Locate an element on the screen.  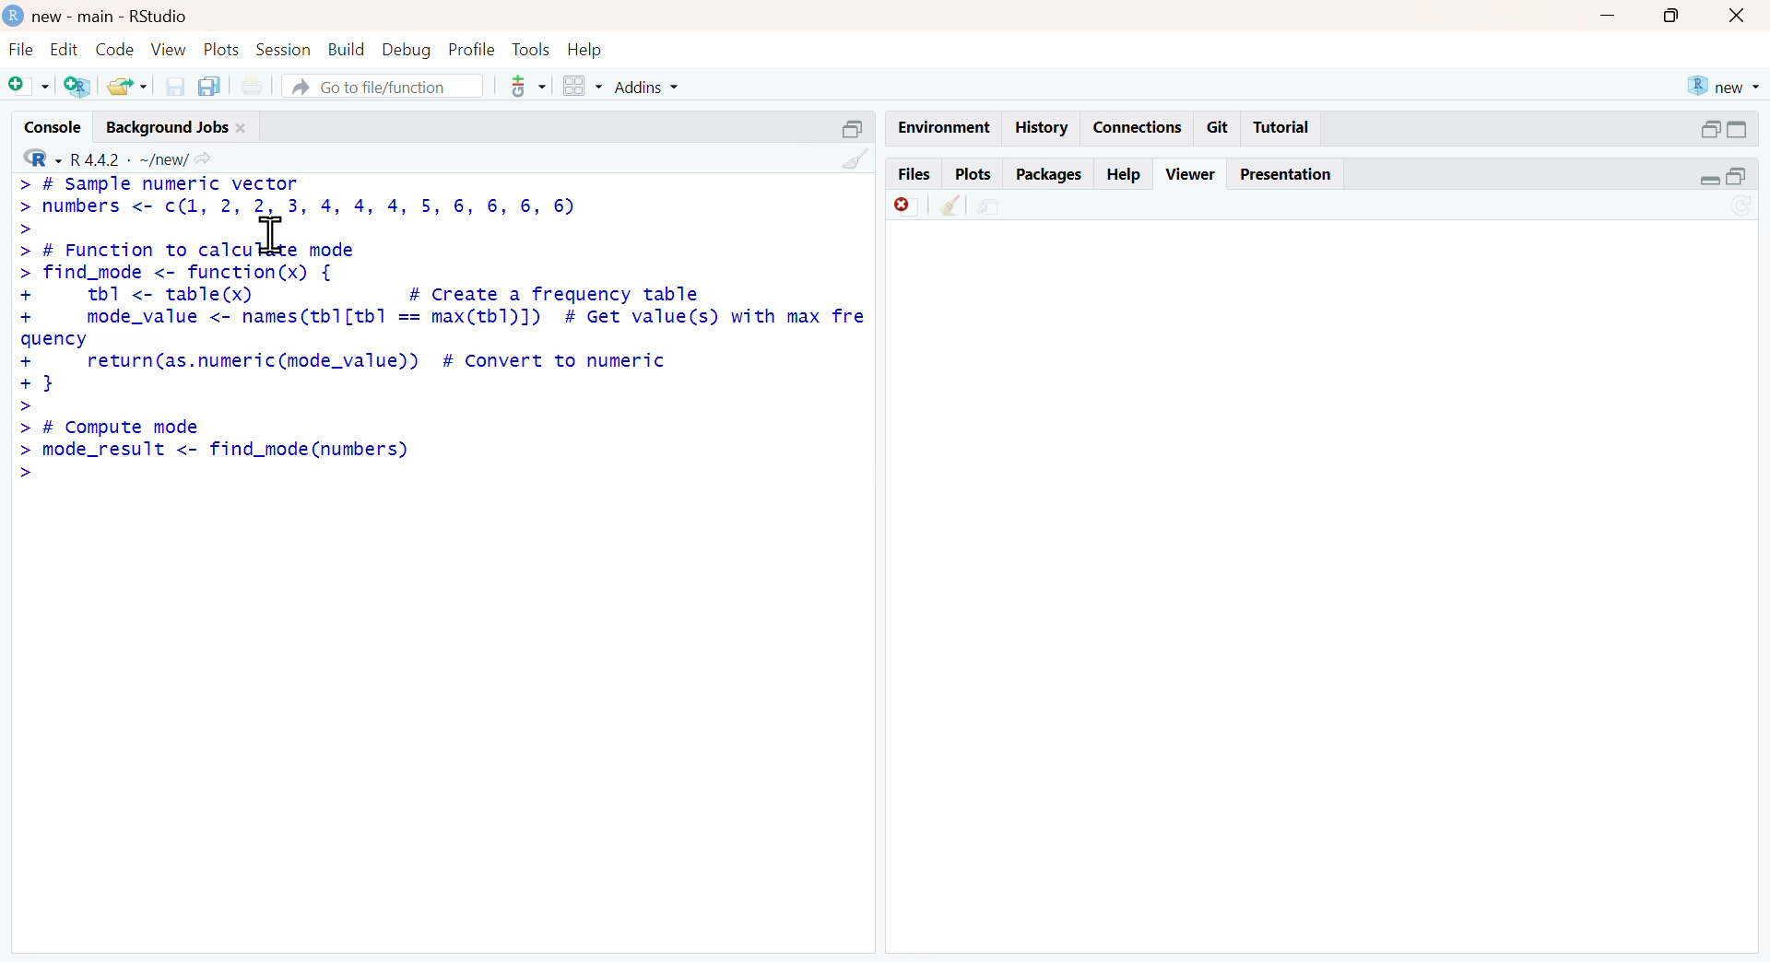
session is located at coordinates (285, 50).